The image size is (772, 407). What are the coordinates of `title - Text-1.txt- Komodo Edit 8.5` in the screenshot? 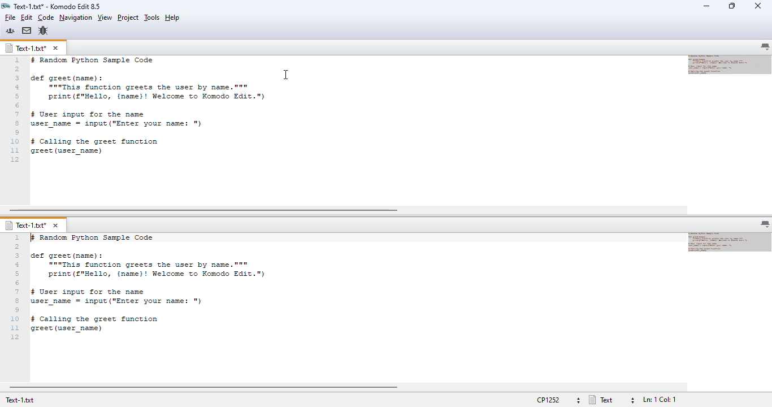 It's located at (58, 6).